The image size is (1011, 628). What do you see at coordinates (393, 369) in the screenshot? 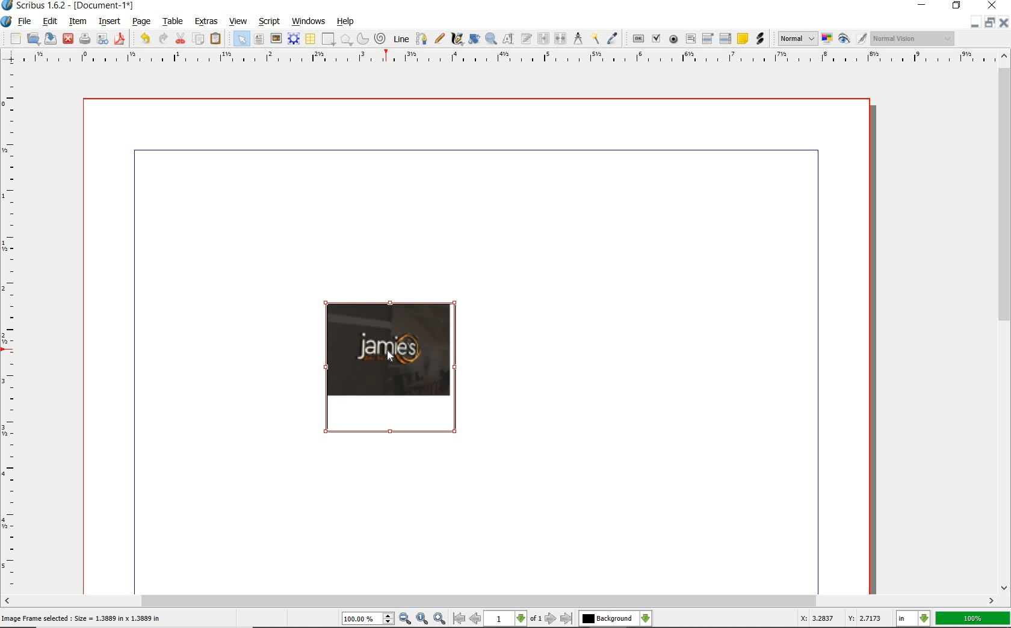
I see `image and frame selected` at bounding box center [393, 369].